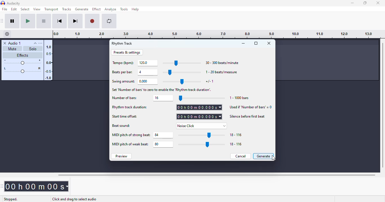 This screenshot has height=202, width=385. What do you see at coordinates (23, 62) in the screenshot?
I see `volume` at bounding box center [23, 62].